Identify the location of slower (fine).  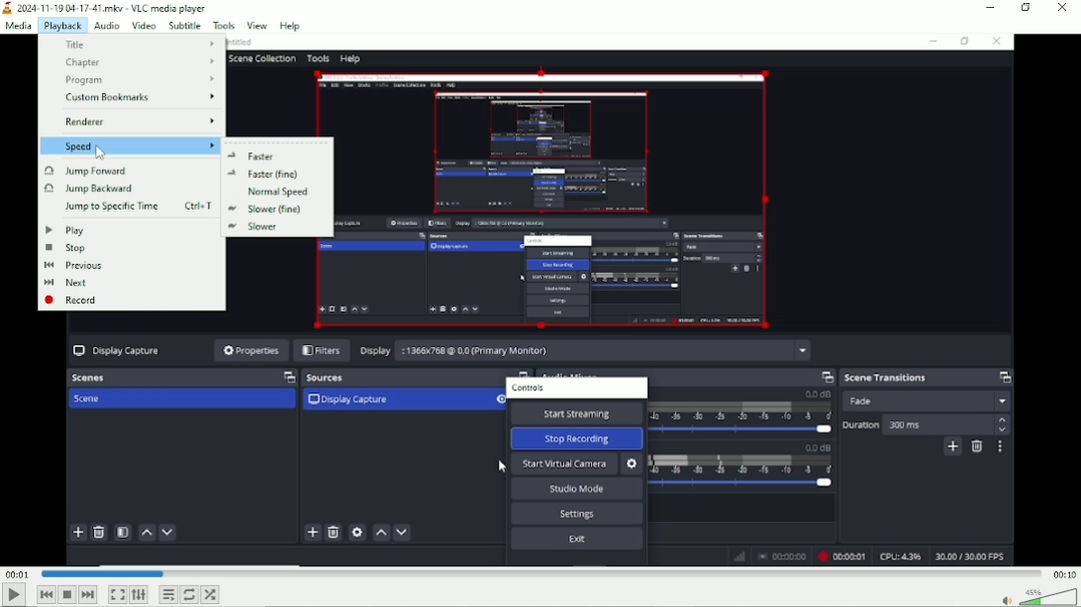
(277, 210).